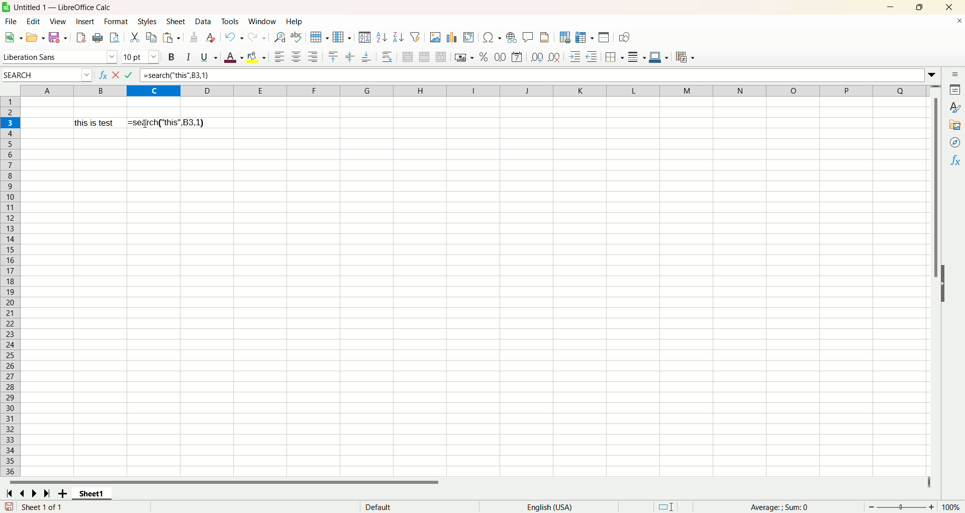  Describe the element at coordinates (116, 22) in the screenshot. I see `format` at that location.